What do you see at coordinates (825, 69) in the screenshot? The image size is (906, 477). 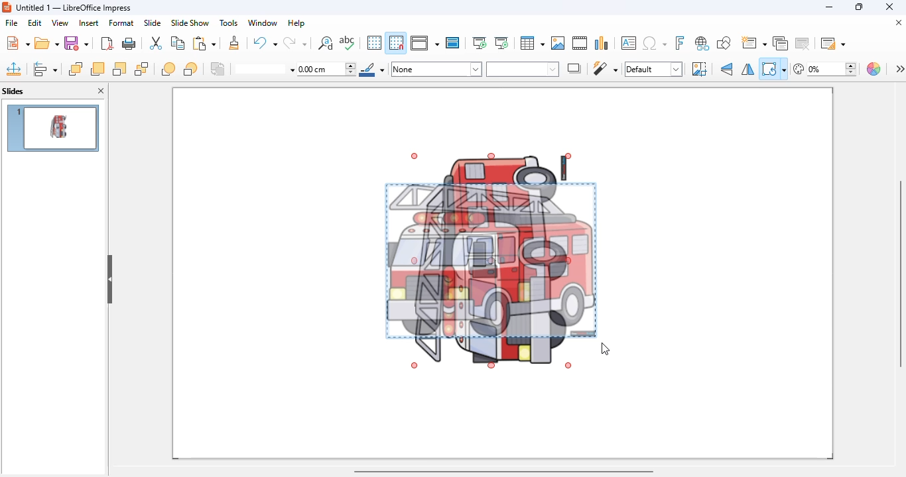 I see `transparency` at bounding box center [825, 69].